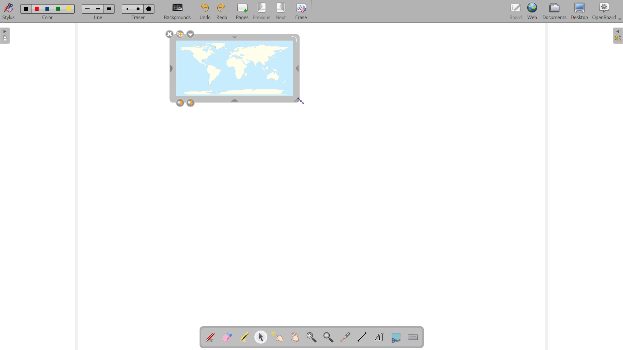 This screenshot has width=623, height=350. What do you see at coordinates (204, 11) in the screenshot?
I see `undo` at bounding box center [204, 11].